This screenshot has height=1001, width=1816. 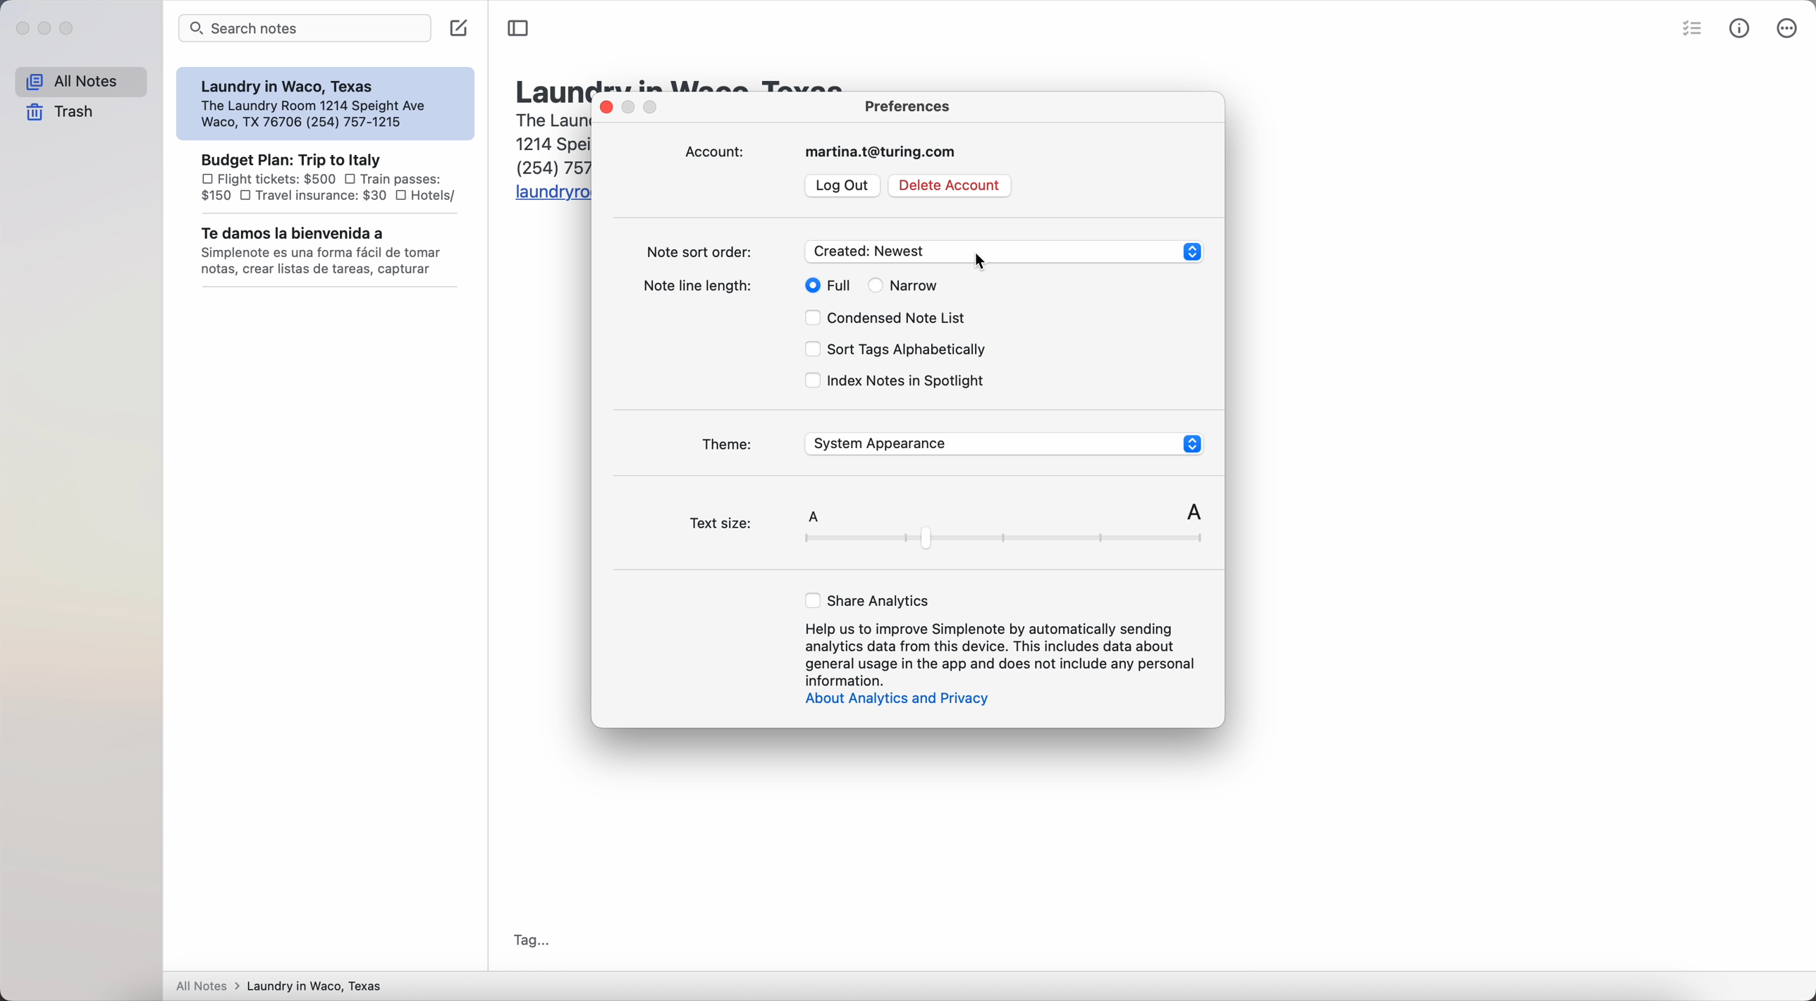 I want to click on Budget Plan: Trip to Italy note, so click(x=327, y=177).